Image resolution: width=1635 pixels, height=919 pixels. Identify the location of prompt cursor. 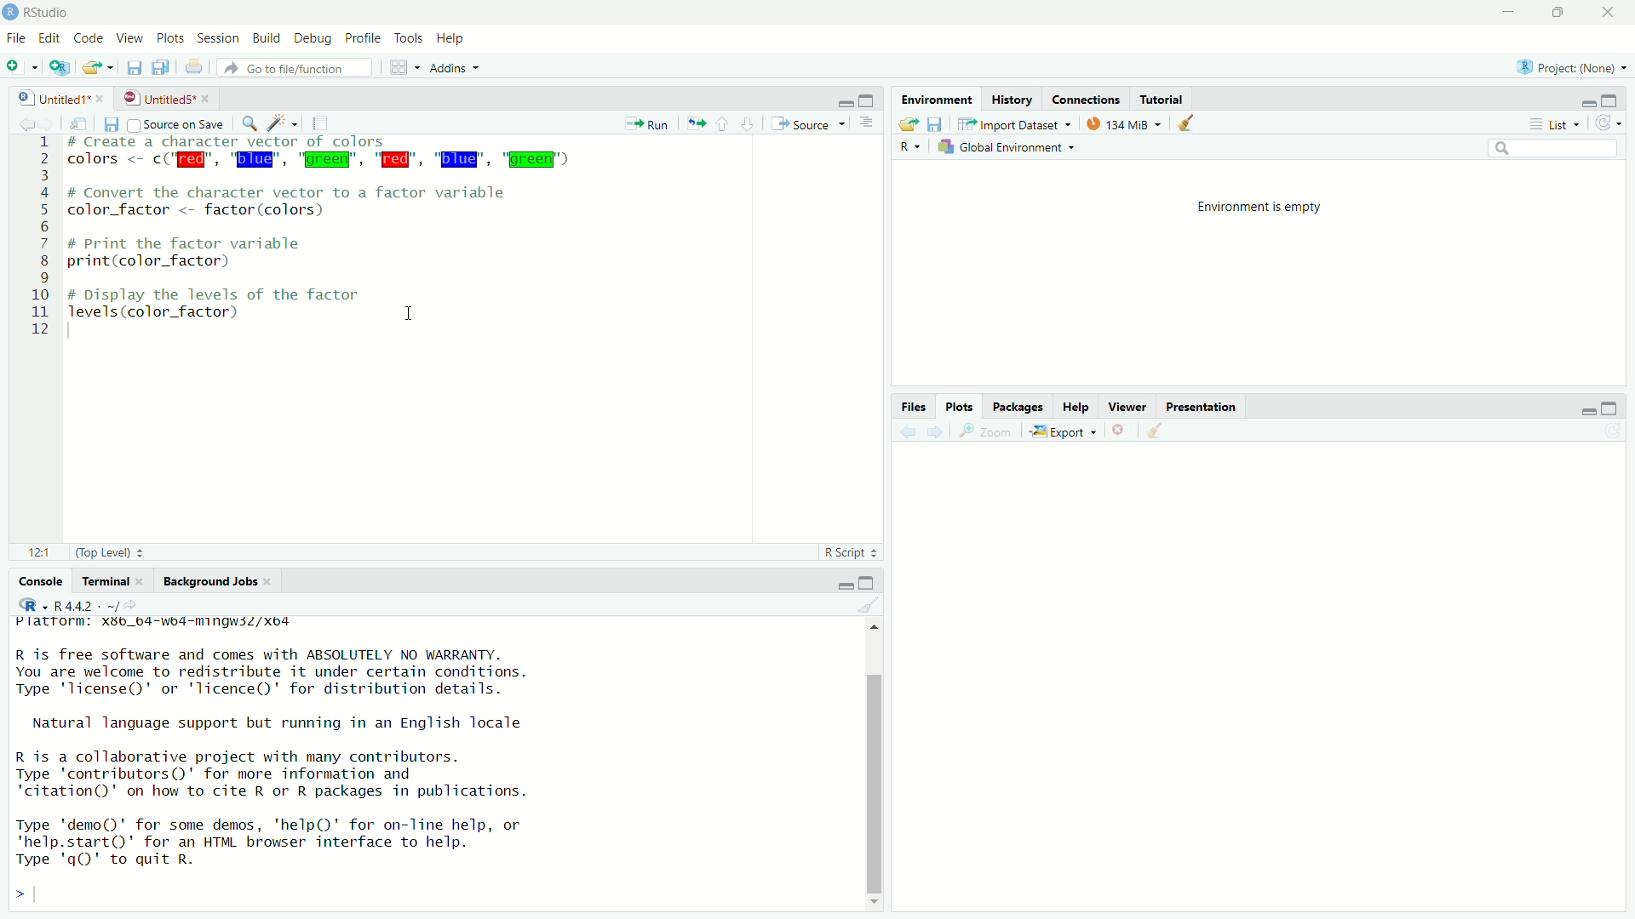
(14, 897).